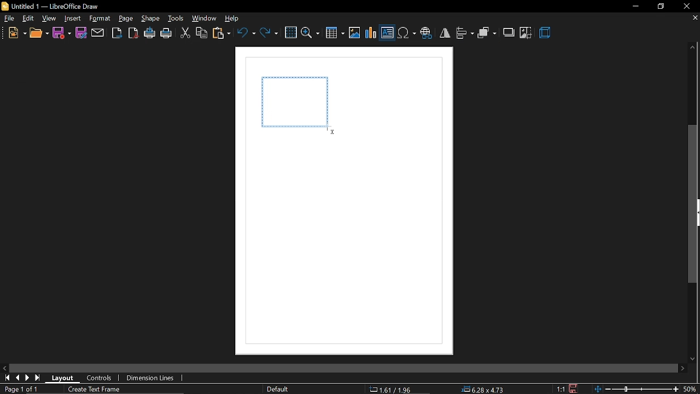 This screenshot has width=700, height=394. I want to click on arrange, so click(487, 34).